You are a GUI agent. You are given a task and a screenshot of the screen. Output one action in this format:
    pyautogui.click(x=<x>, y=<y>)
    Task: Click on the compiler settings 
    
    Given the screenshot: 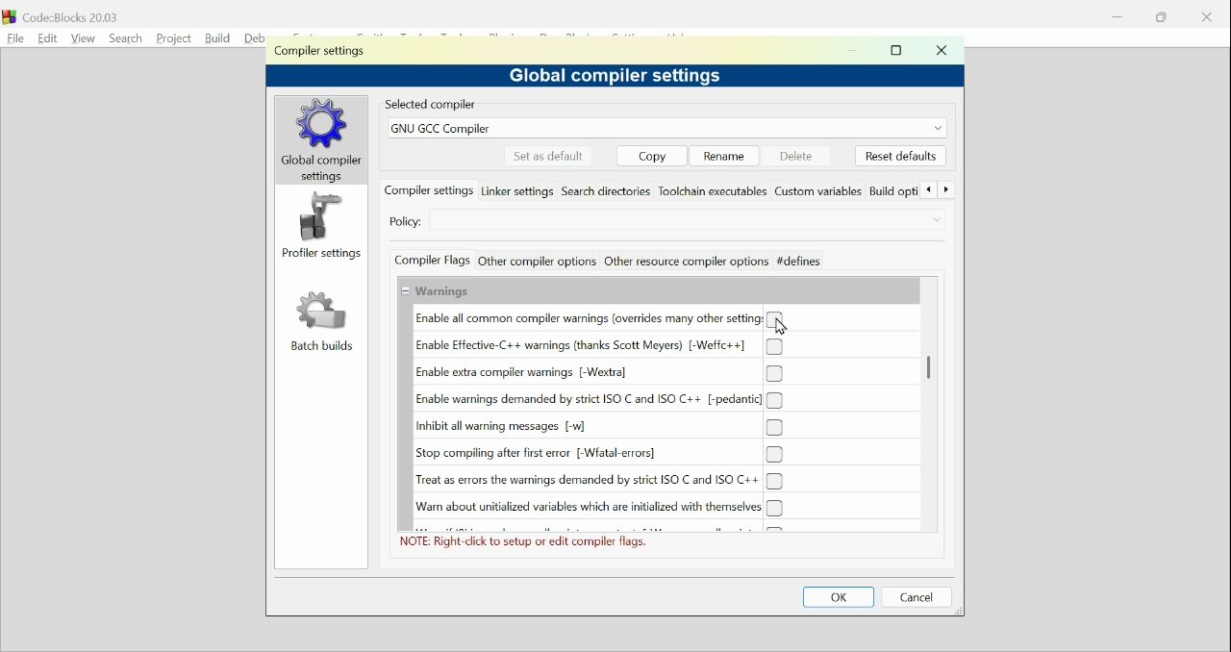 What is the action you would take?
    pyautogui.click(x=429, y=190)
    